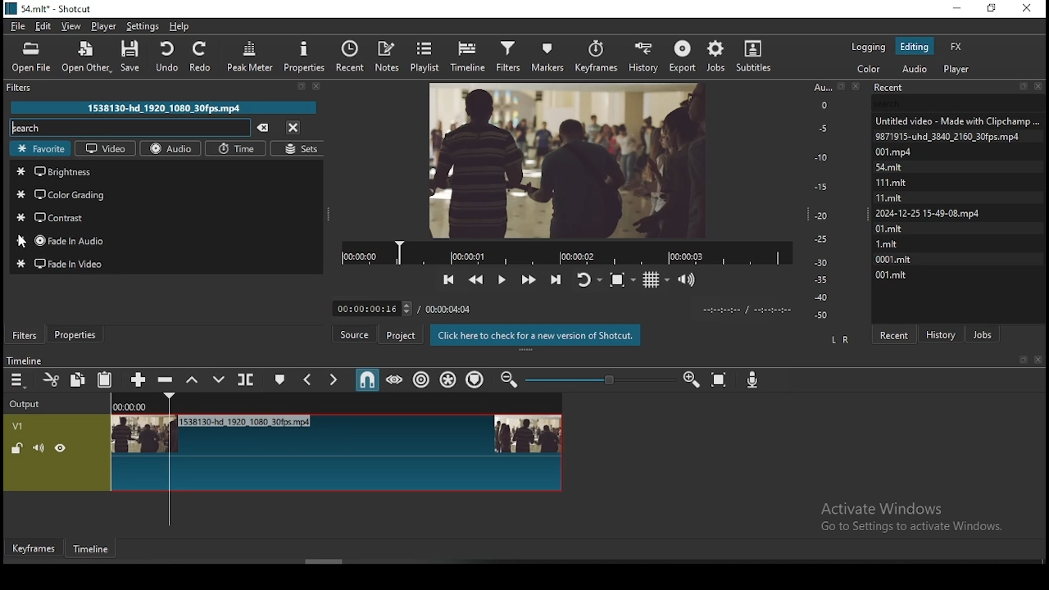 The image size is (1049, 590). I want to click on zoom timeline out, so click(691, 382).